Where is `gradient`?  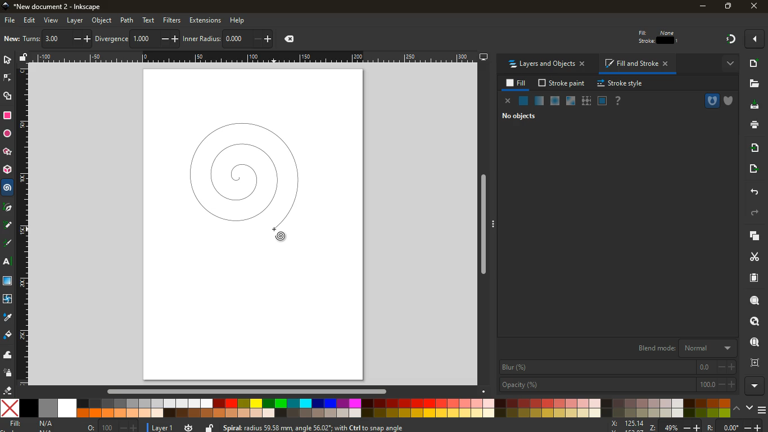
gradient is located at coordinates (732, 39).